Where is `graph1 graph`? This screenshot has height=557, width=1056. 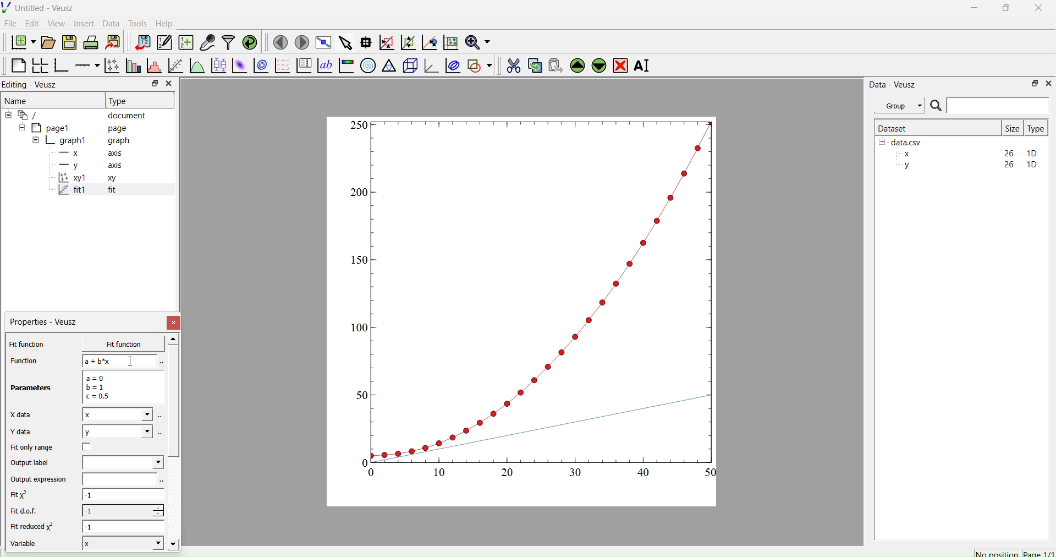
graph1 graph is located at coordinates (81, 141).